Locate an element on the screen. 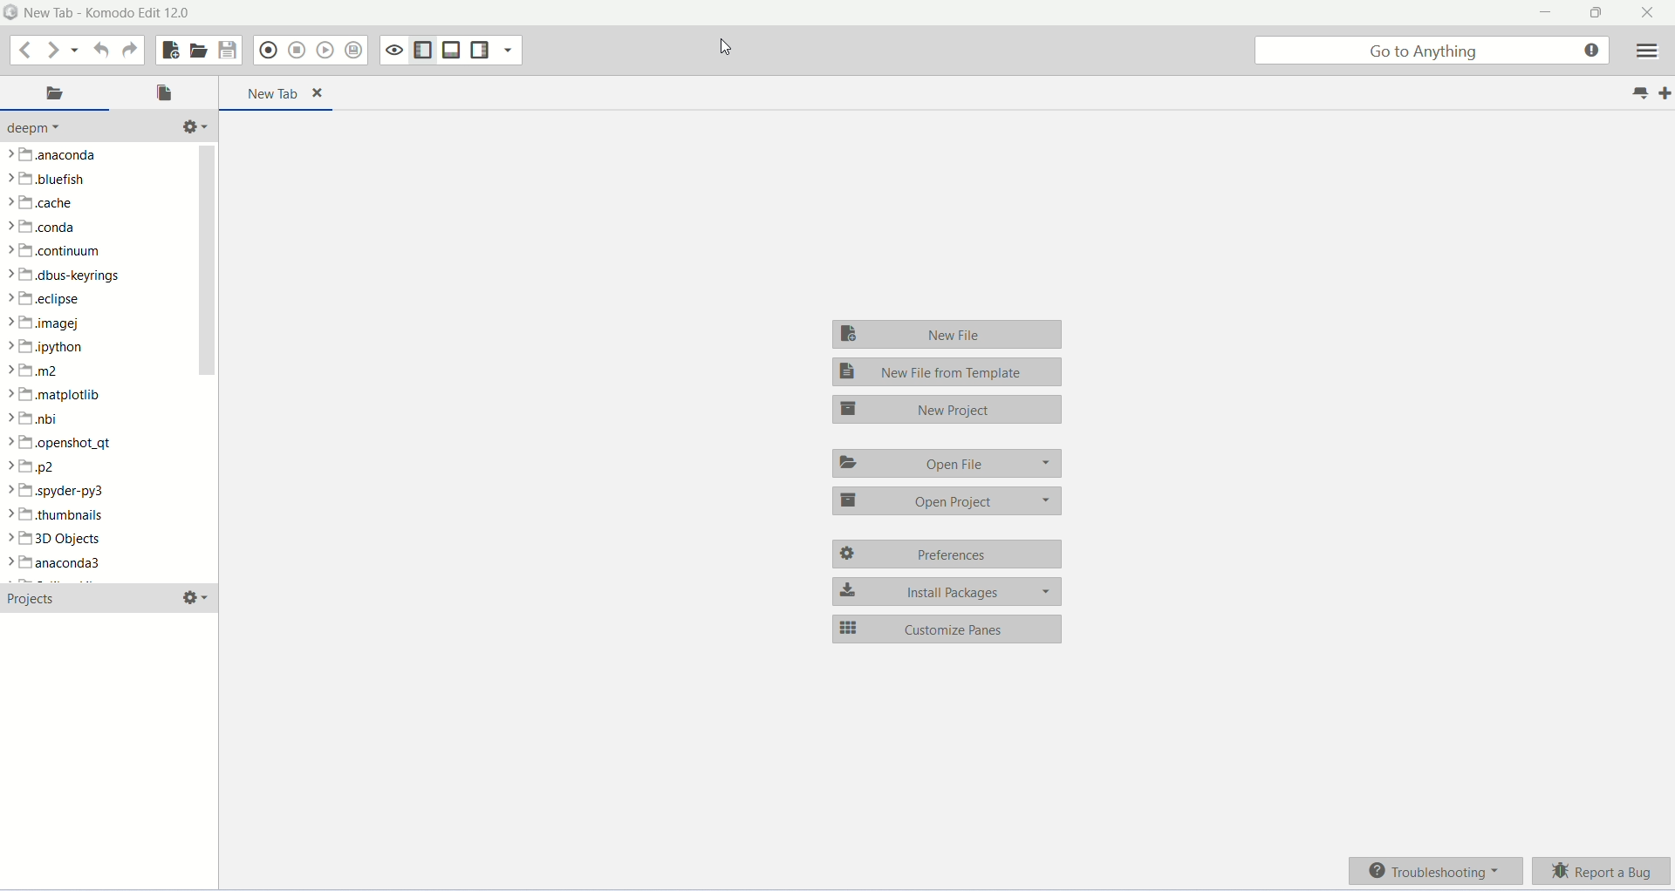  eclipse is located at coordinates (46, 299).